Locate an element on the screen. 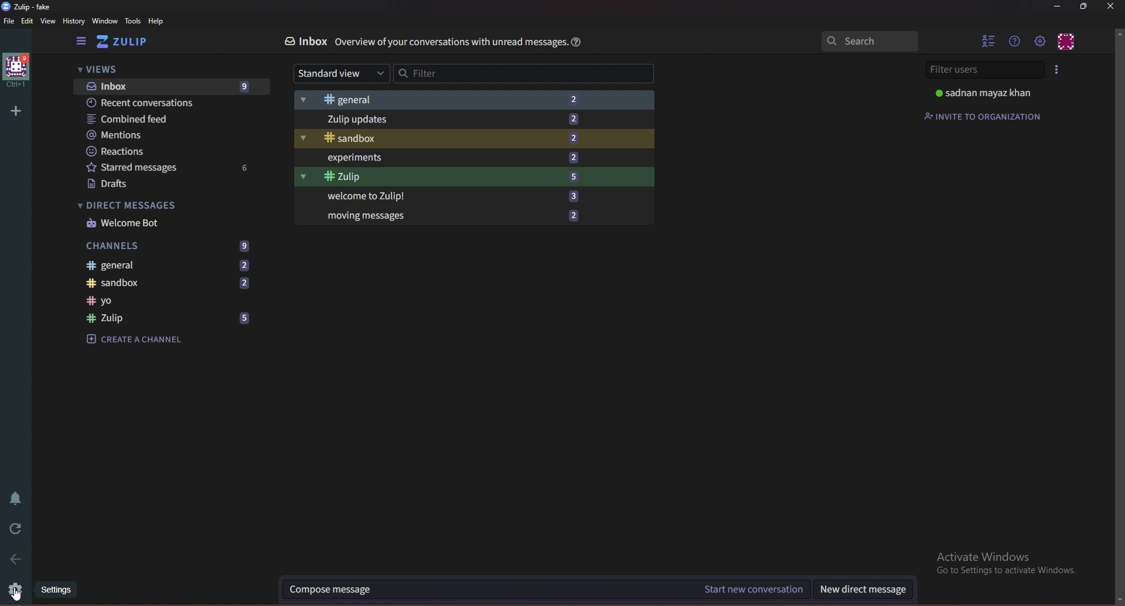 The image size is (1125, 606). Welcome to Zulip is located at coordinates (476, 197).